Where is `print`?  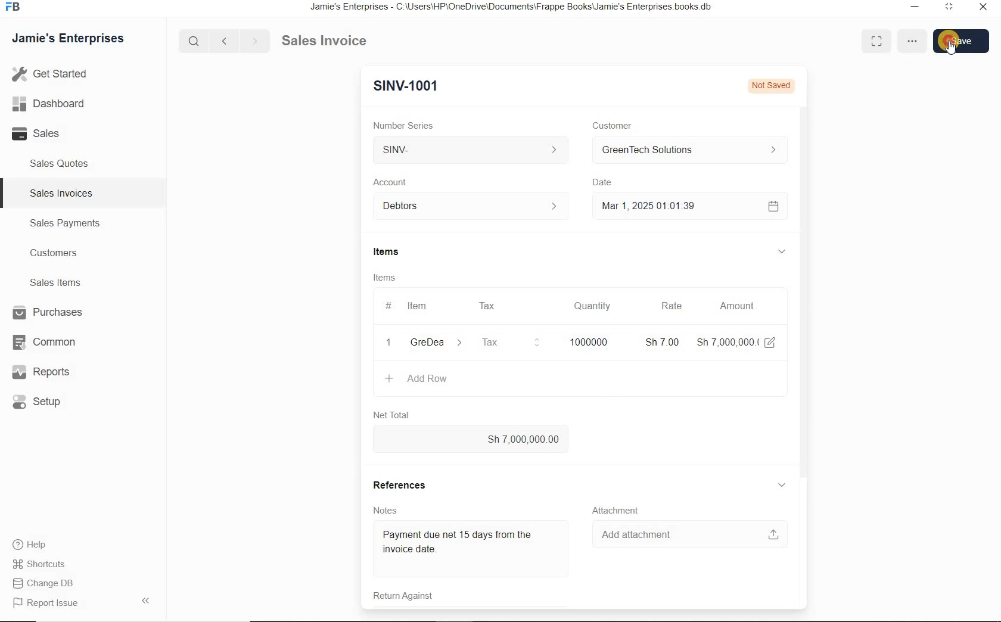 print is located at coordinates (833, 42).